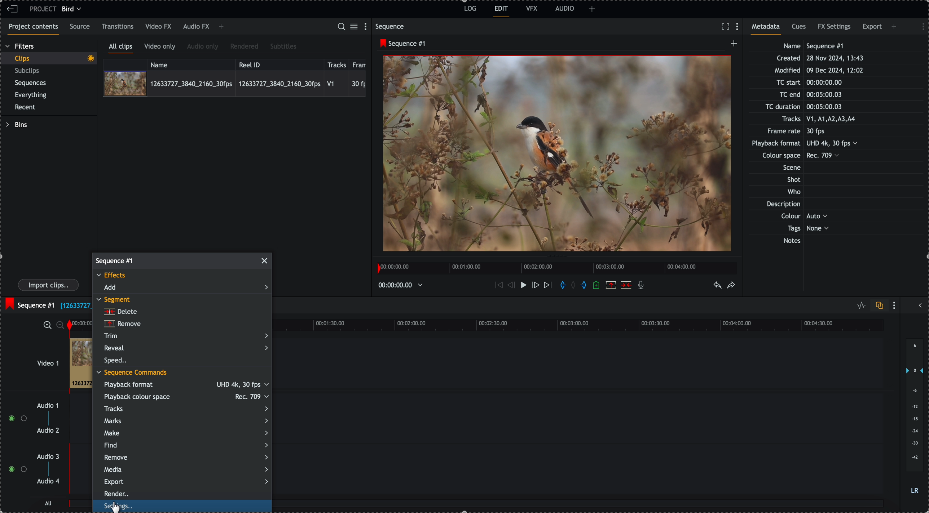 The image size is (929, 513). I want to click on FX settings, so click(835, 28).